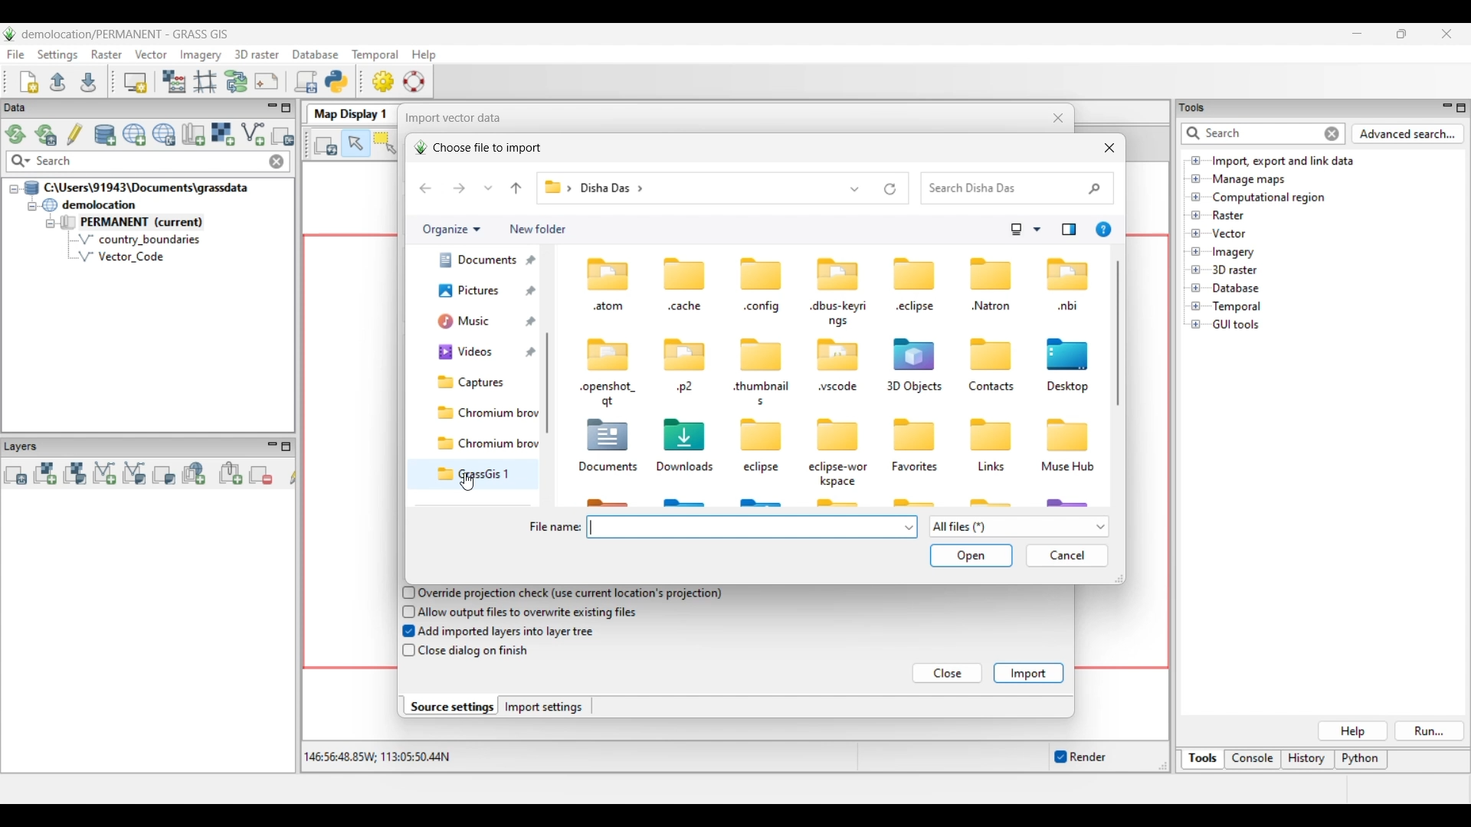 This screenshot has height=827, width=1471. I want to click on Organize current folder, so click(450, 230).